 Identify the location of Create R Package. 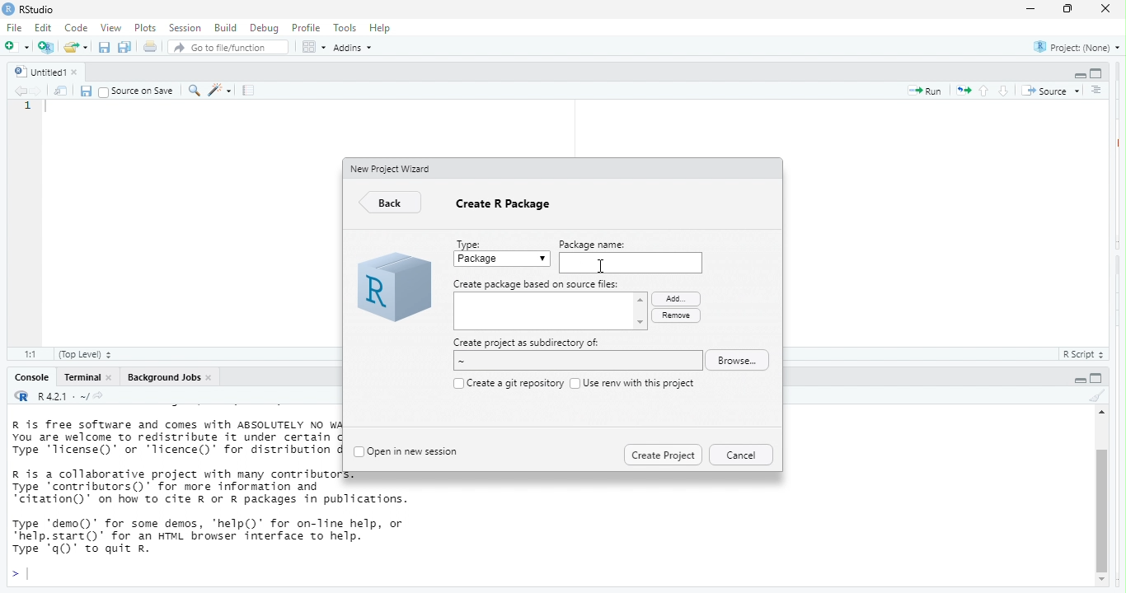
(506, 208).